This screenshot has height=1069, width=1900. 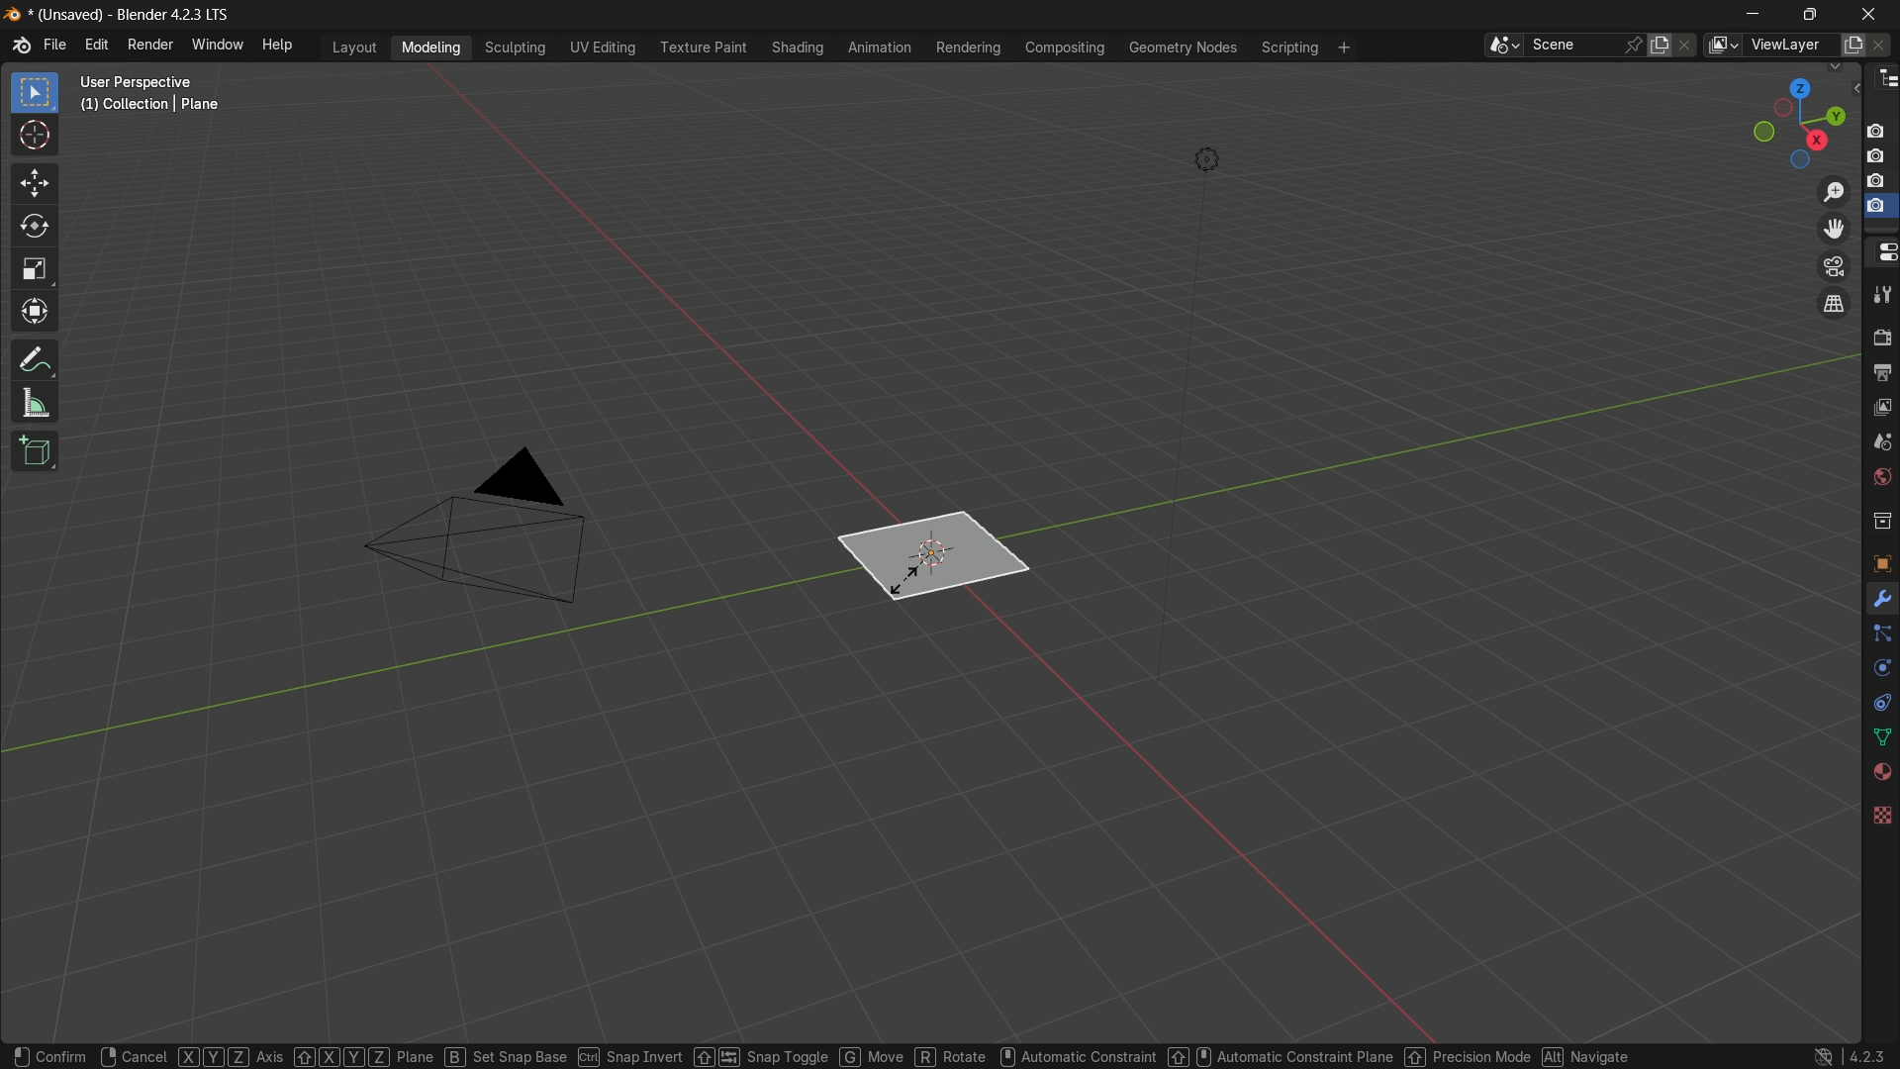 I want to click on move, so click(x=888, y=1055).